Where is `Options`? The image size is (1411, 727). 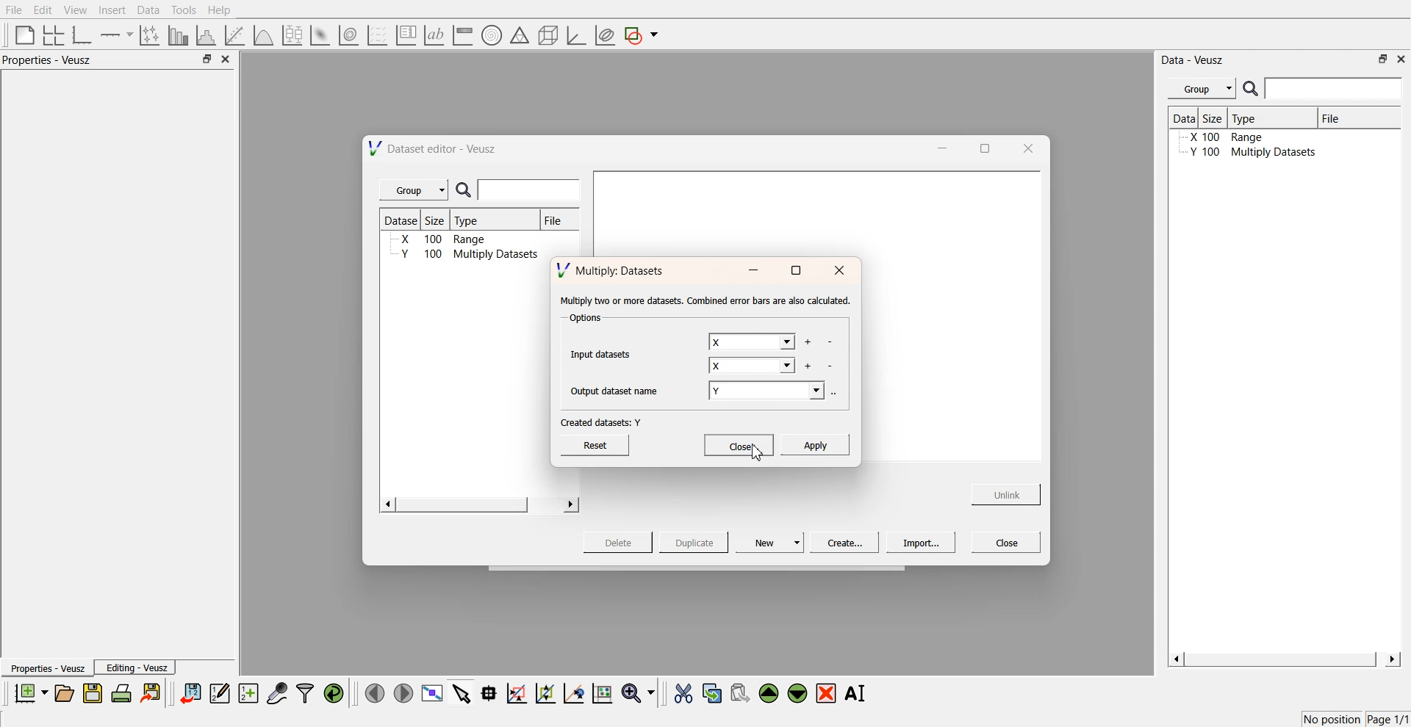 Options is located at coordinates (584, 319).